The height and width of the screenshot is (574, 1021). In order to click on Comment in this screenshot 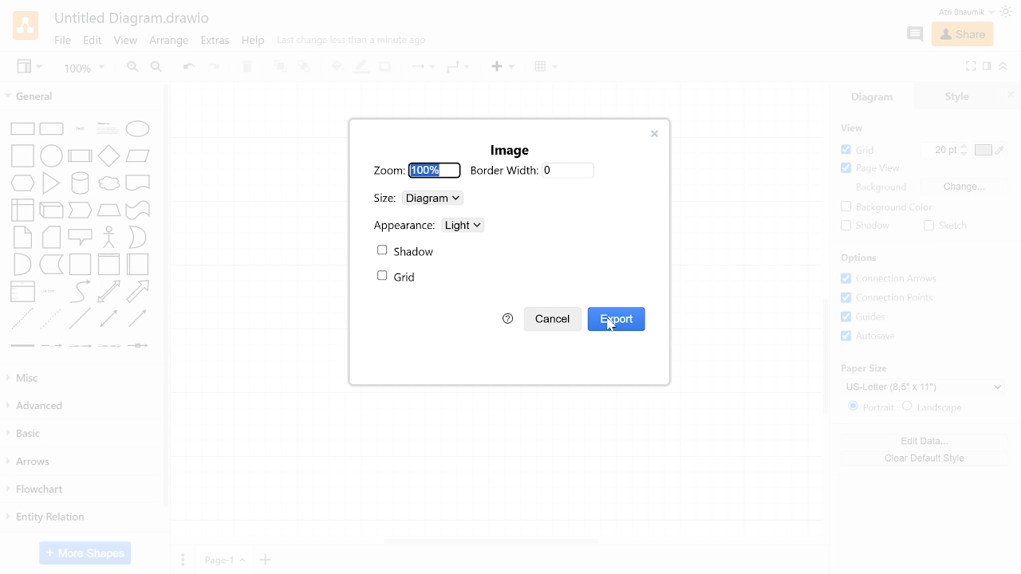, I will do `click(917, 35)`.